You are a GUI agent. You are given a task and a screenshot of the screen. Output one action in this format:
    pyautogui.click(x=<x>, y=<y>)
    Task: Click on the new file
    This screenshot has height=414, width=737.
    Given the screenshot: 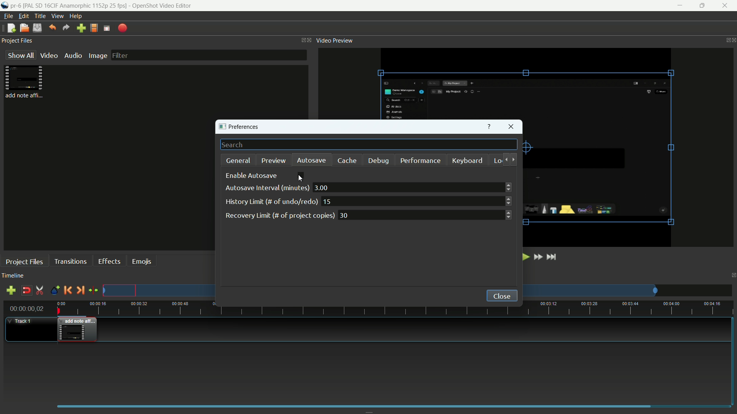 What is the action you would take?
    pyautogui.click(x=11, y=28)
    